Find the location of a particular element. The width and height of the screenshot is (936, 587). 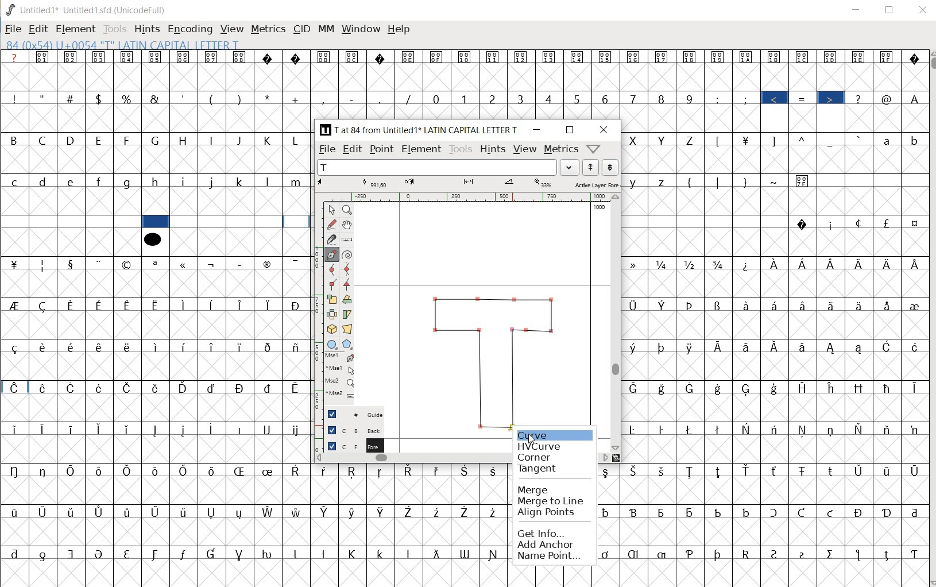

Symbol is located at coordinates (747, 428).